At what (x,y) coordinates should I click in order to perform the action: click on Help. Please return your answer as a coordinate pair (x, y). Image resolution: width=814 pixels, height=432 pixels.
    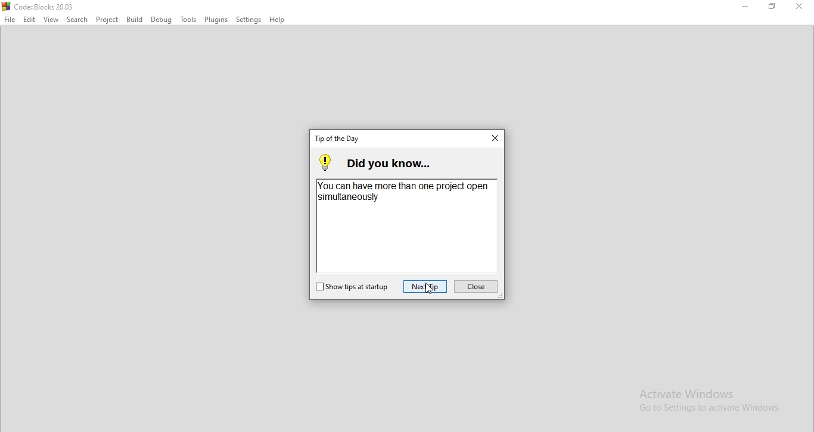
    Looking at the image, I should click on (279, 21).